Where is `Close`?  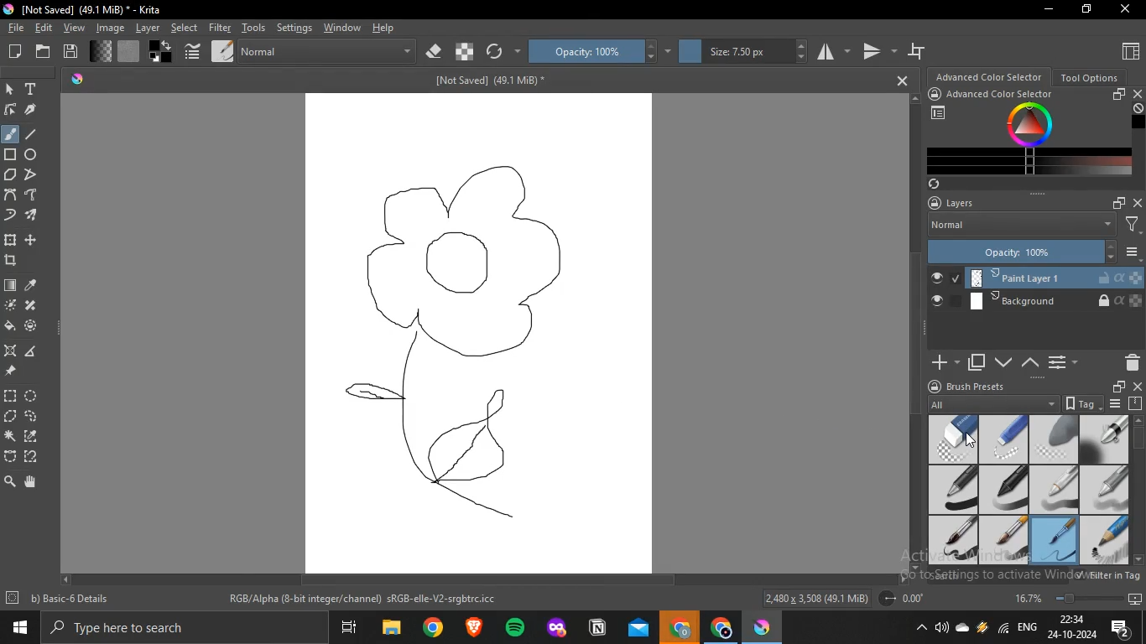 Close is located at coordinates (1126, 8).